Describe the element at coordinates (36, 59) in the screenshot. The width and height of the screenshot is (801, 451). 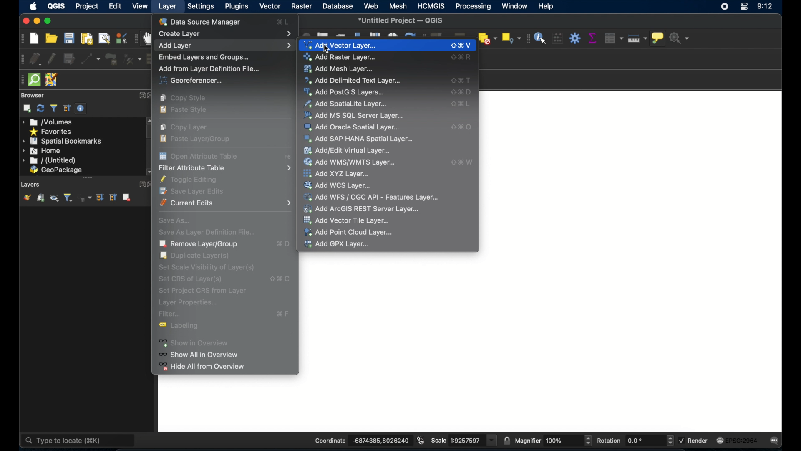
I see `curent edits` at that location.